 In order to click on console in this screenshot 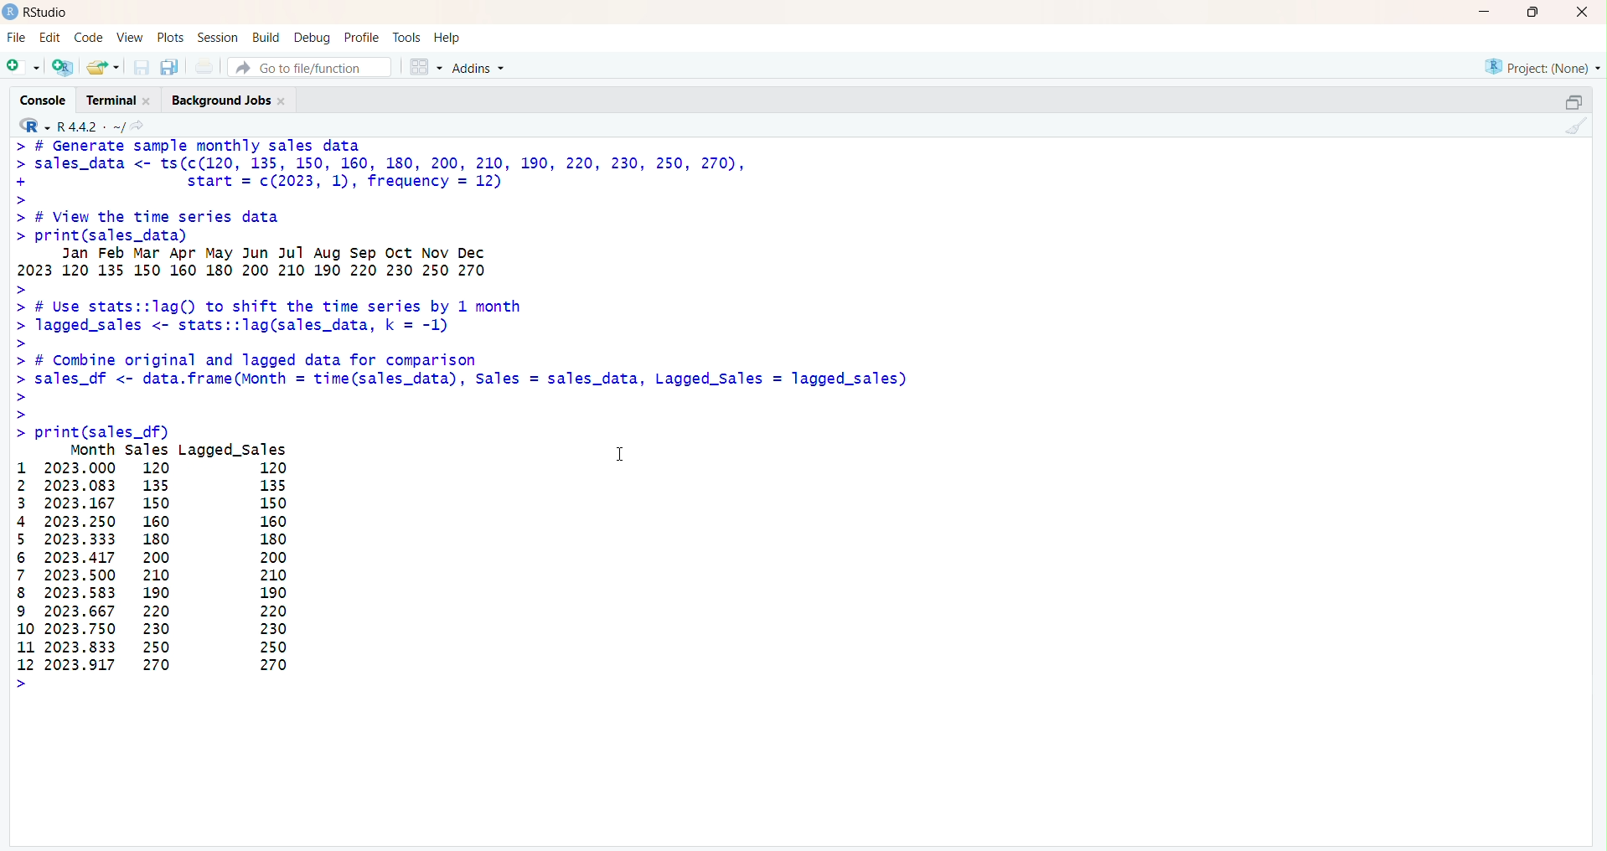, I will do `click(44, 101)`.